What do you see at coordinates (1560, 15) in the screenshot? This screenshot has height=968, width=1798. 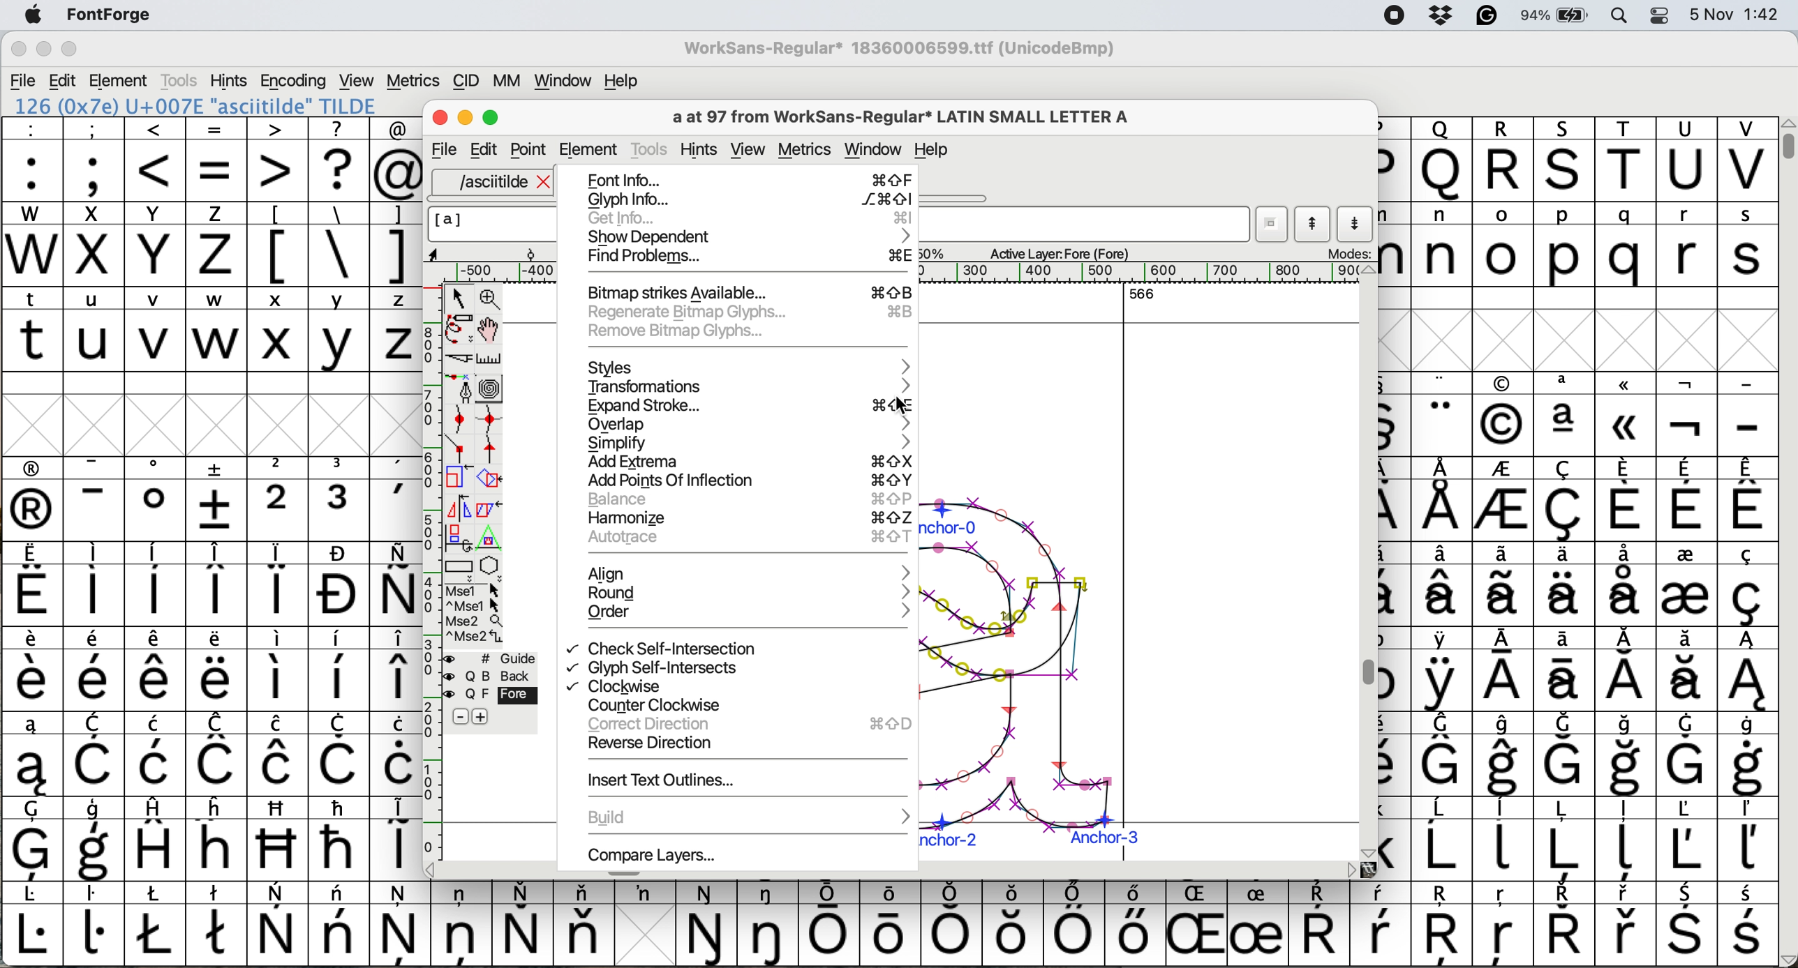 I see `battery` at bounding box center [1560, 15].